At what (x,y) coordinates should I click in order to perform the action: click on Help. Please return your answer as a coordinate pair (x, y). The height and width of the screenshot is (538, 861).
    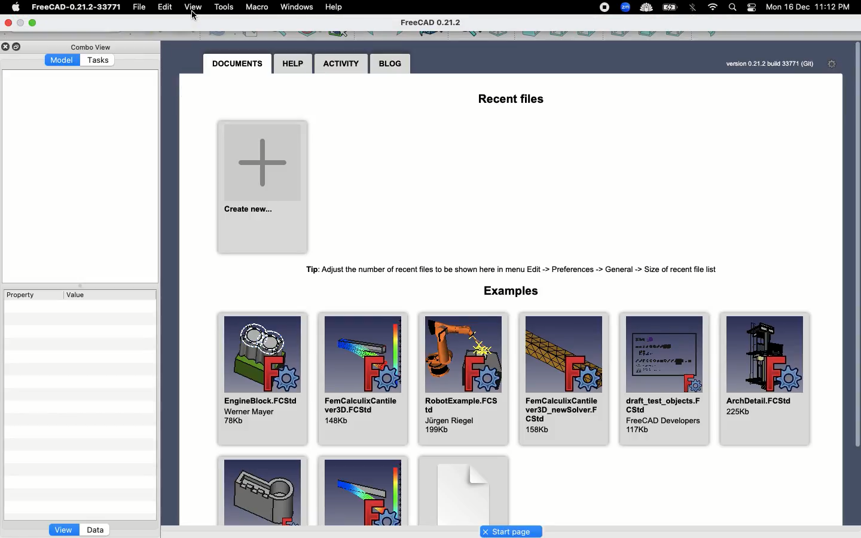
    Looking at the image, I should click on (335, 6).